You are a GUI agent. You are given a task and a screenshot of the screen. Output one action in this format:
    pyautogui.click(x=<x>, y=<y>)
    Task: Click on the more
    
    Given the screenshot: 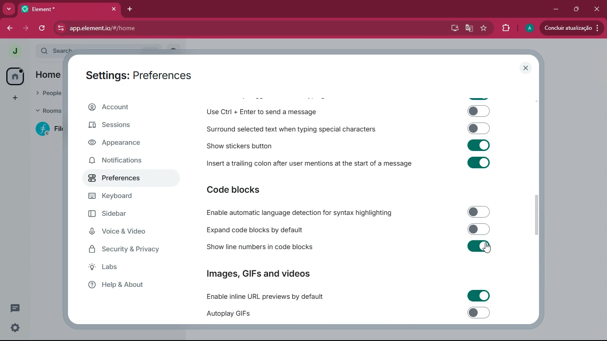 What is the action you would take?
    pyautogui.click(x=15, y=99)
    